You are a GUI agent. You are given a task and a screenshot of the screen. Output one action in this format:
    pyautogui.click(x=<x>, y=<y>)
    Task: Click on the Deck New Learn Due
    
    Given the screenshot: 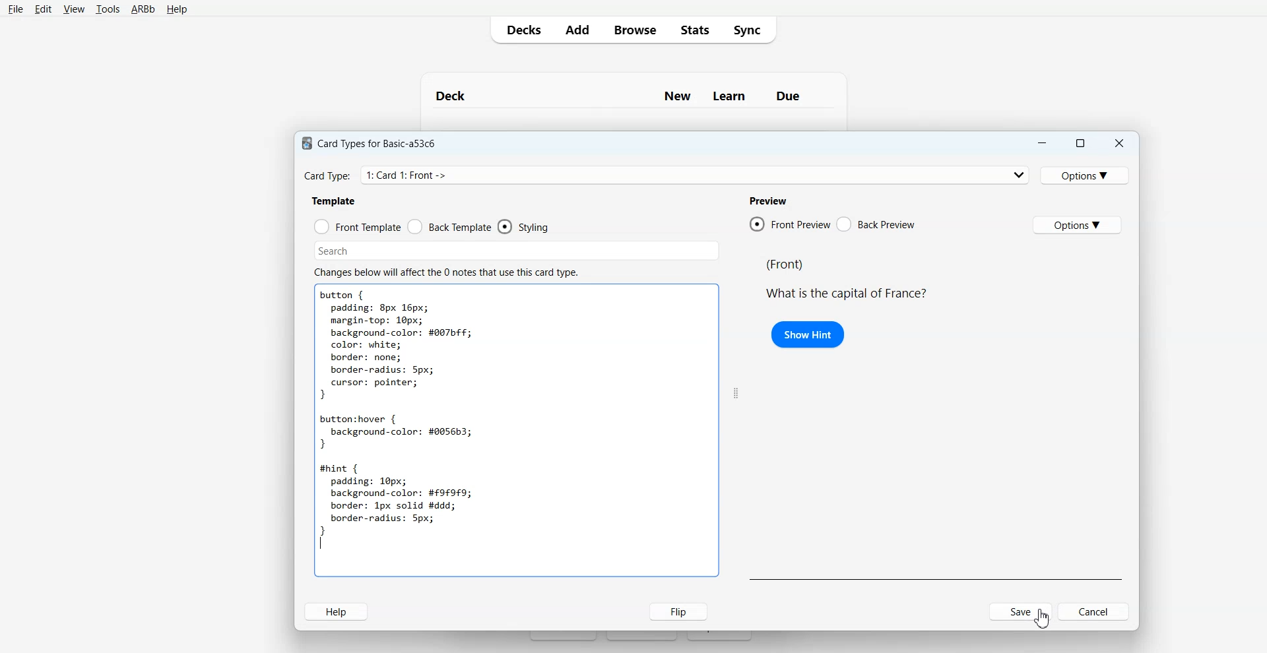 What is the action you would take?
    pyautogui.click(x=625, y=96)
    